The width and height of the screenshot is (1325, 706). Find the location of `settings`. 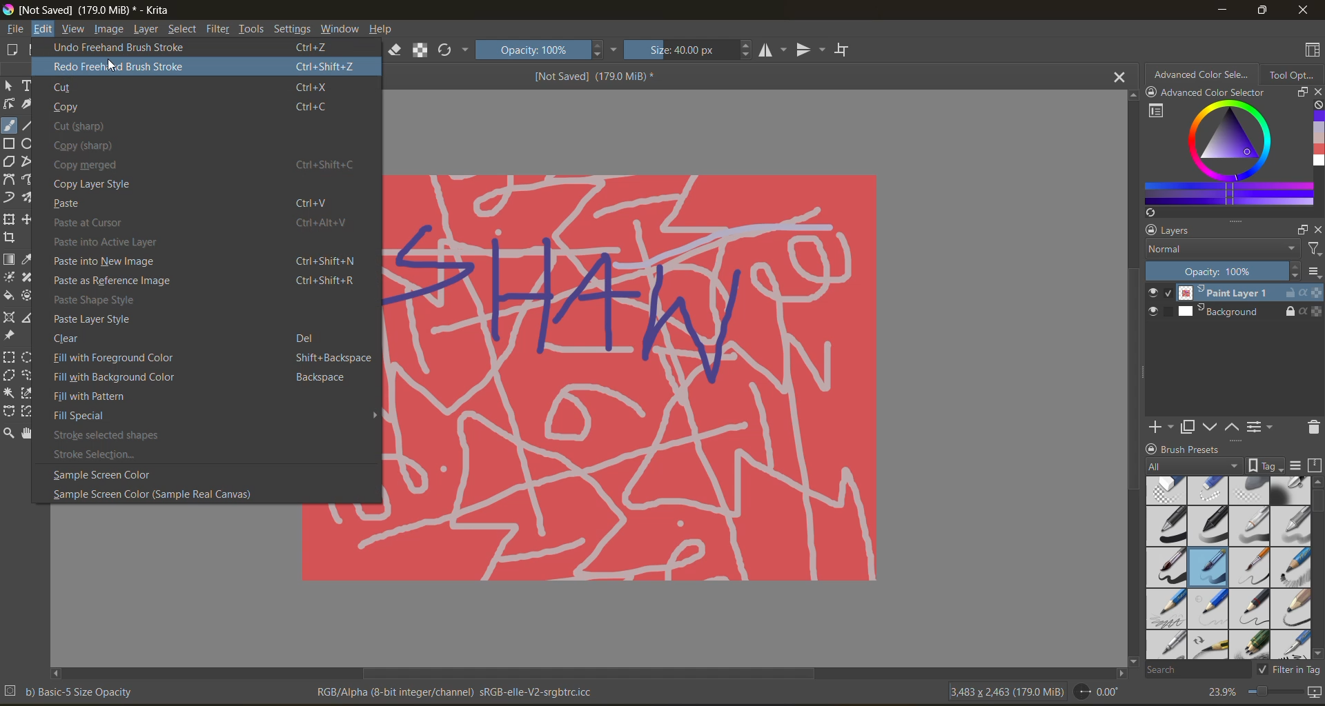

settings is located at coordinates (293, 29).